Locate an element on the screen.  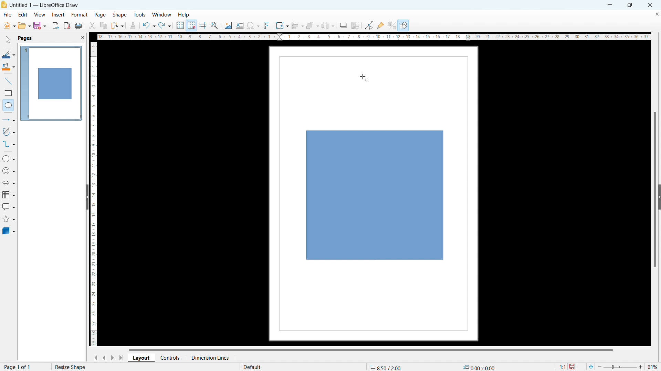
transformations is located at coordinates (282, 25).